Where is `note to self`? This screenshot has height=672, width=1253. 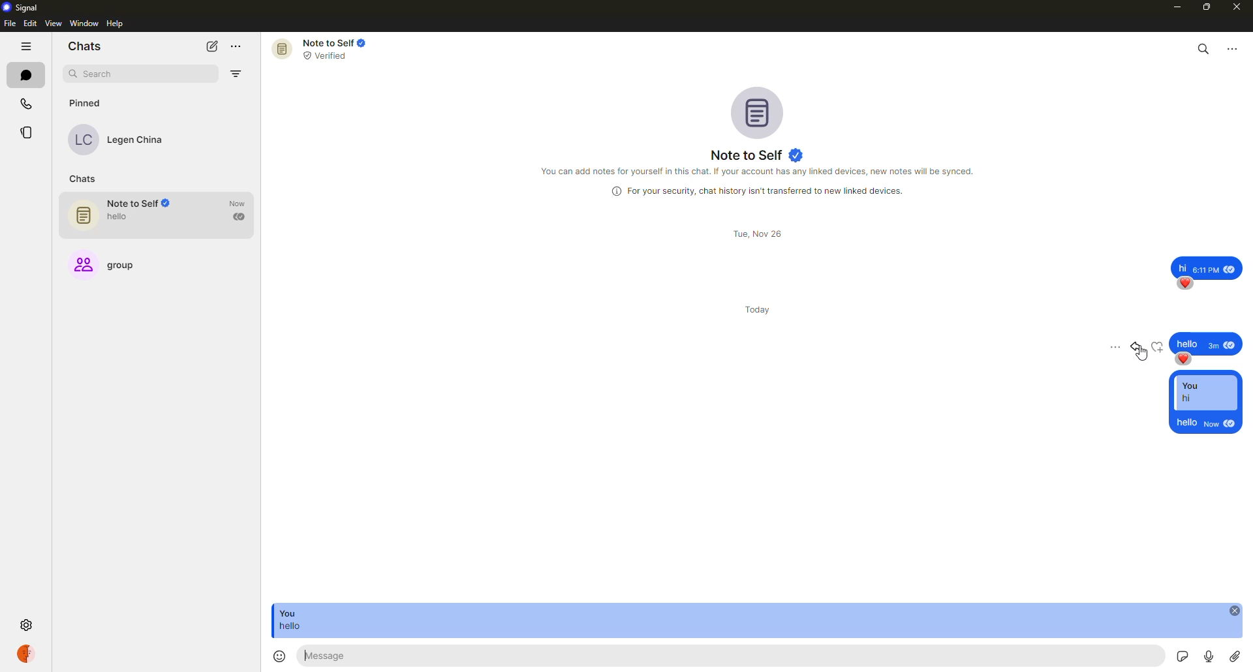 note to self is located at coordinates (321, 49).